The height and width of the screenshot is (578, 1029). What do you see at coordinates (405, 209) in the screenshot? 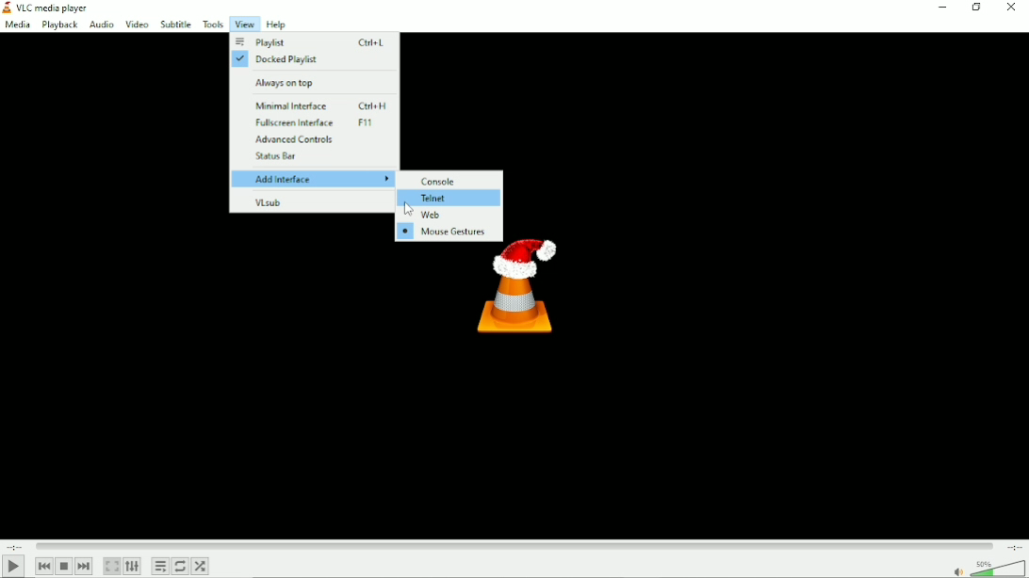
I see `Cursor` at bounding box center [405, 209].